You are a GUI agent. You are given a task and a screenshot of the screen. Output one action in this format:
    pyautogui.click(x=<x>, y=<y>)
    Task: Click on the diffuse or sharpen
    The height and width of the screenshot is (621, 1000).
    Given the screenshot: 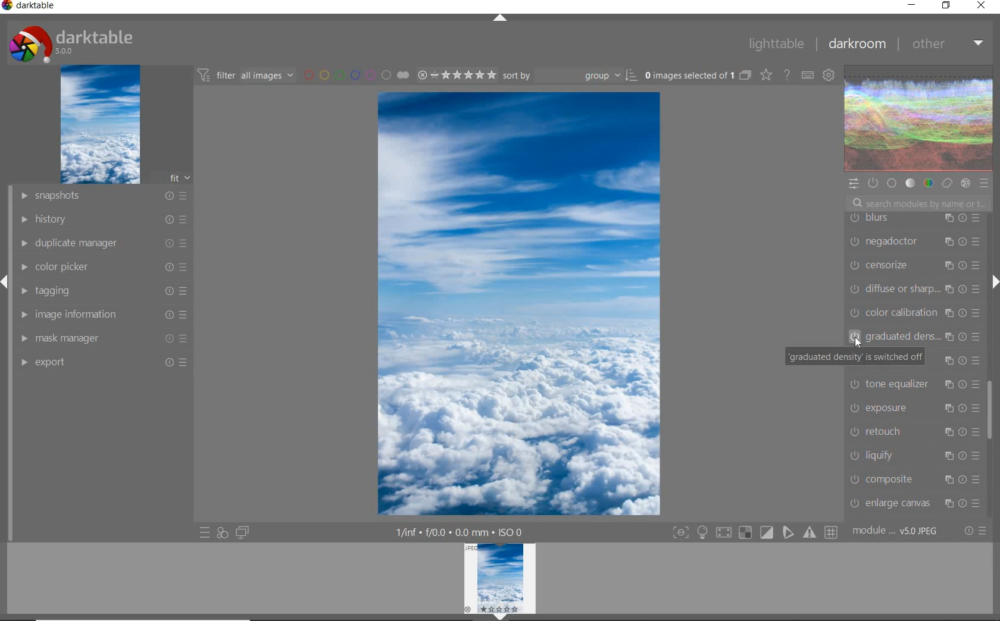 What is the action you would take?
    pyautogui.click(x=914, y=289)
    